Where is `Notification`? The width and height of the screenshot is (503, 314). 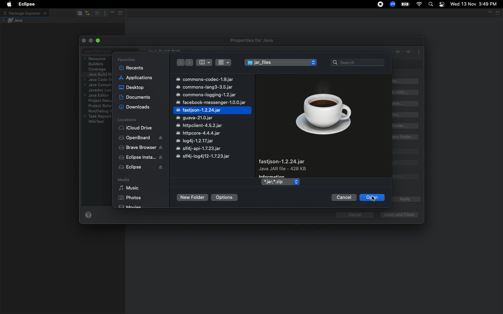 Notification is located at coordinates (443, 5).